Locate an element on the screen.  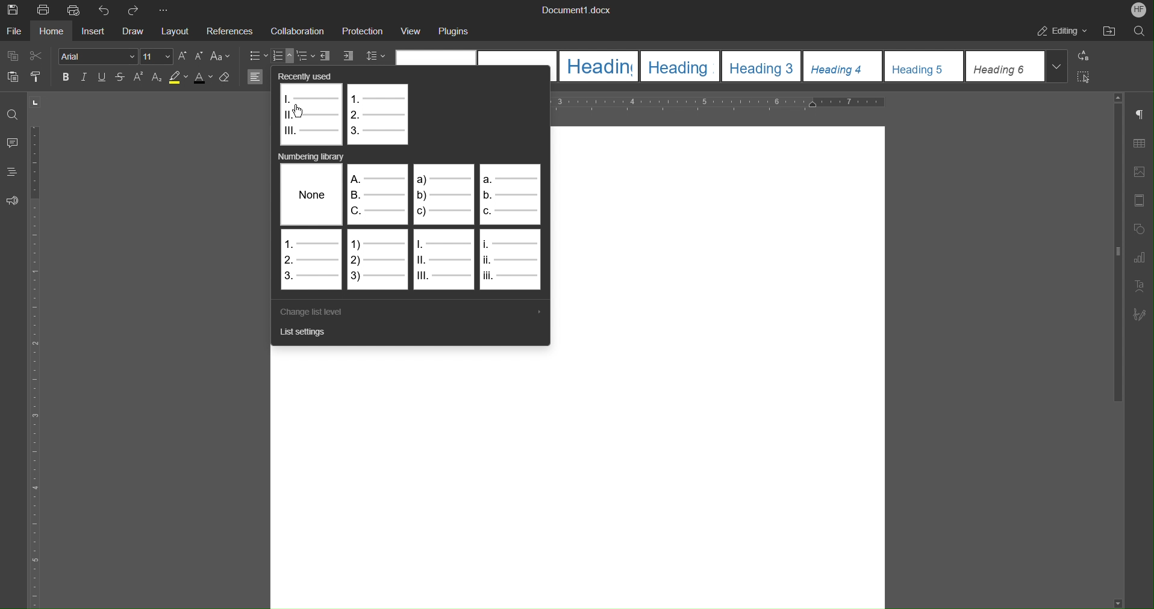
Select All is located at coordinates (1084, 77).